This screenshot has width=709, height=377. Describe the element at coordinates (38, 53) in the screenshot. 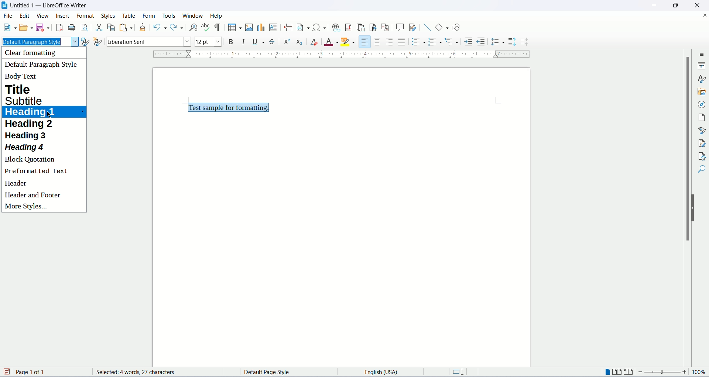

I see `clear formatting` at that location.